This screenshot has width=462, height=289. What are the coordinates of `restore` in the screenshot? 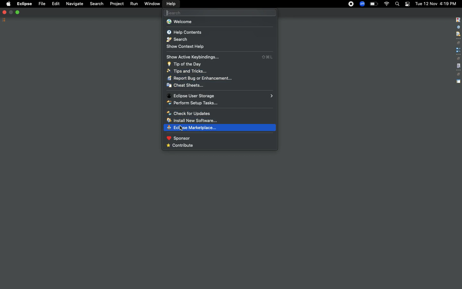 It's located at (459, 43).